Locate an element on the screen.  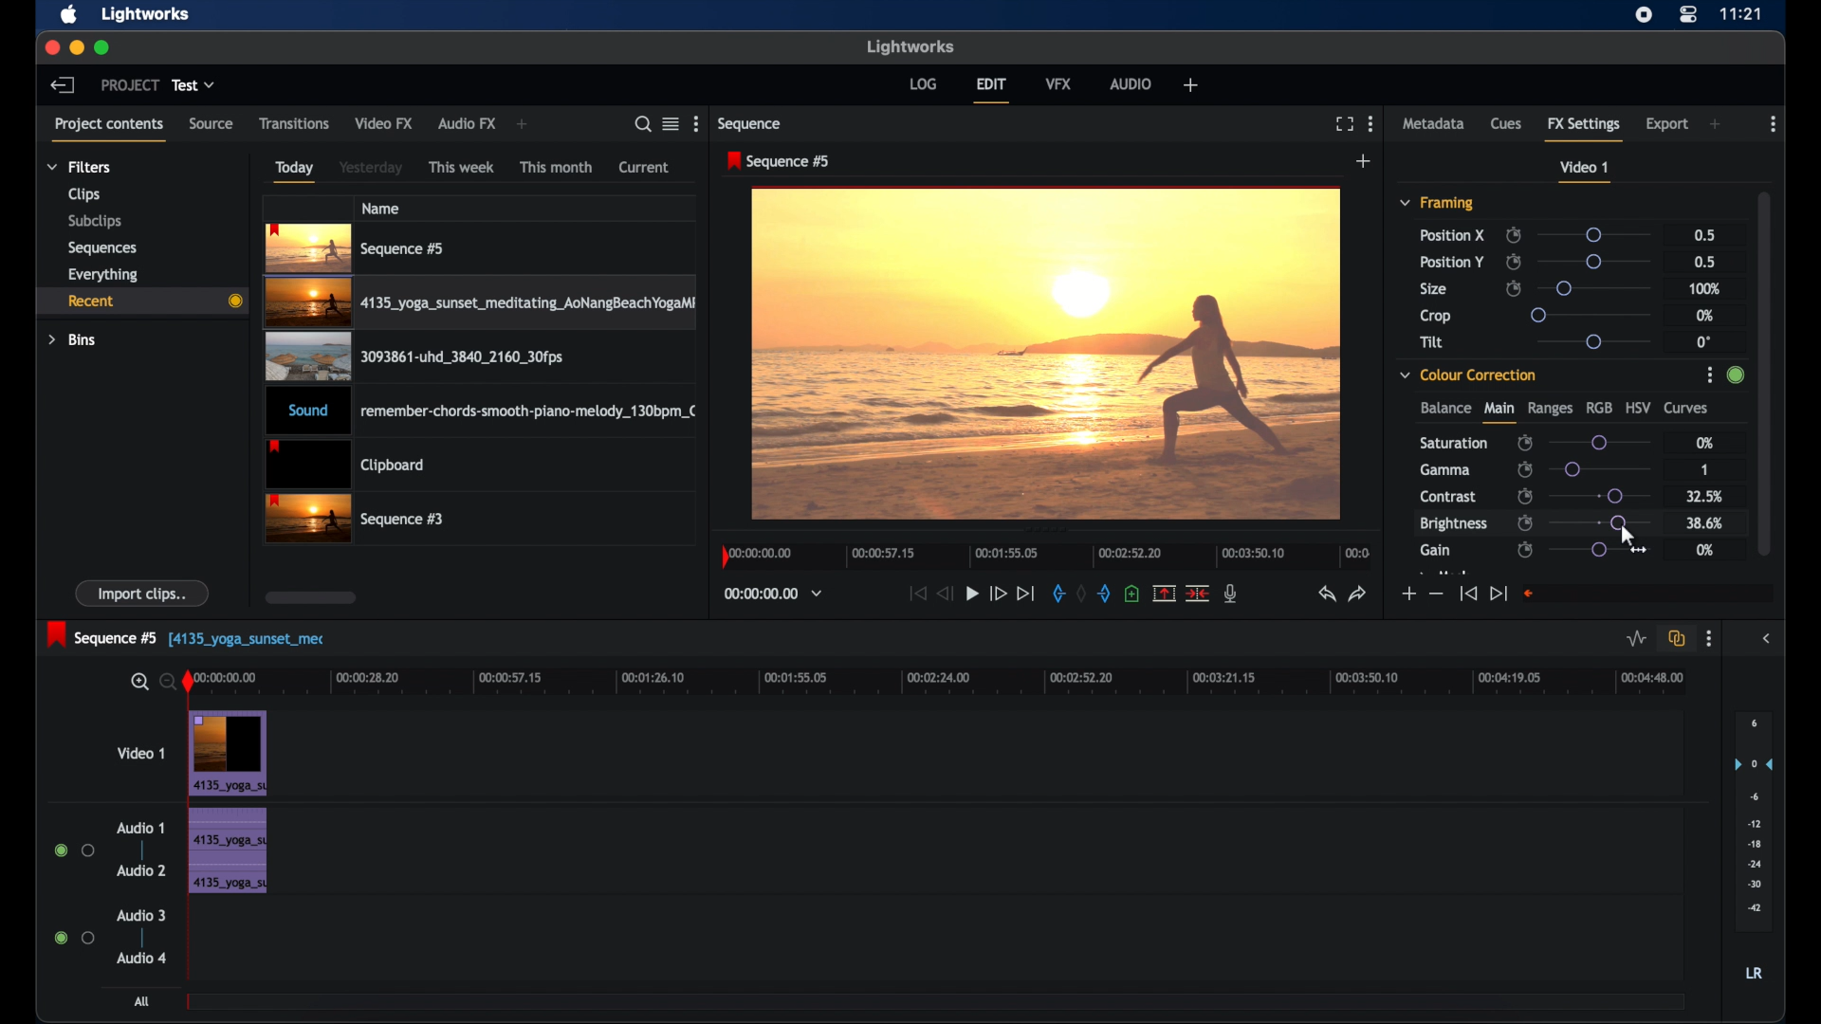
lightworks is located at coordinates (912, 46).